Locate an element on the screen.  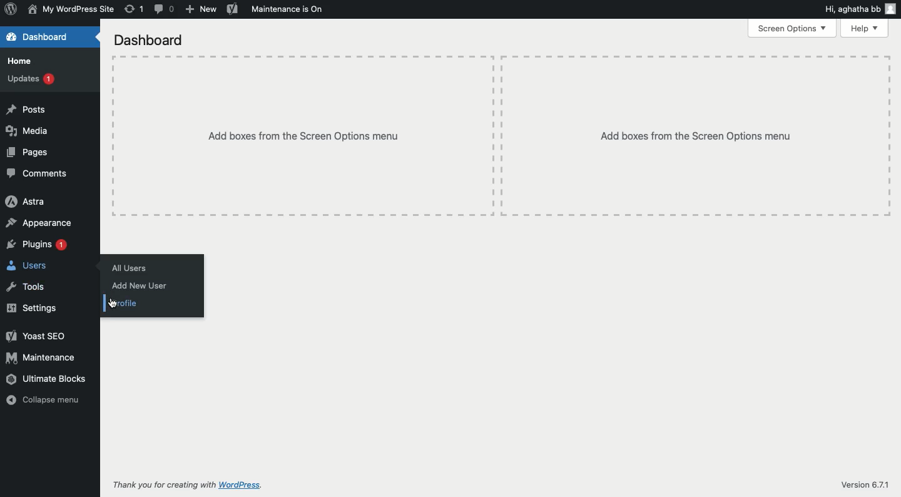
All users is located at coordinates (132, 268).